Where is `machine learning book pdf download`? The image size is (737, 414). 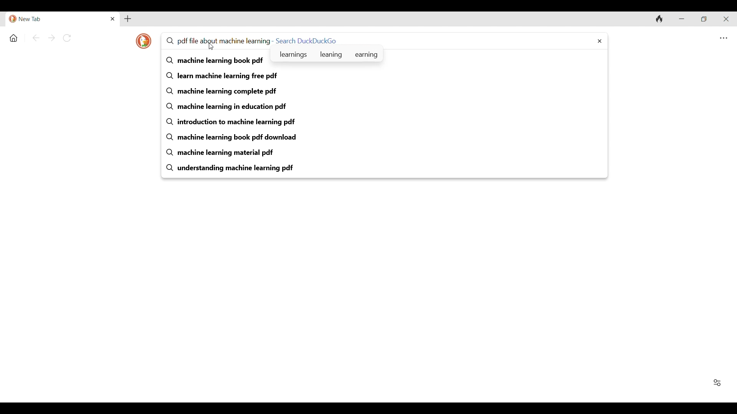 machine learning book pdf download is located at coordinates (385, 138).